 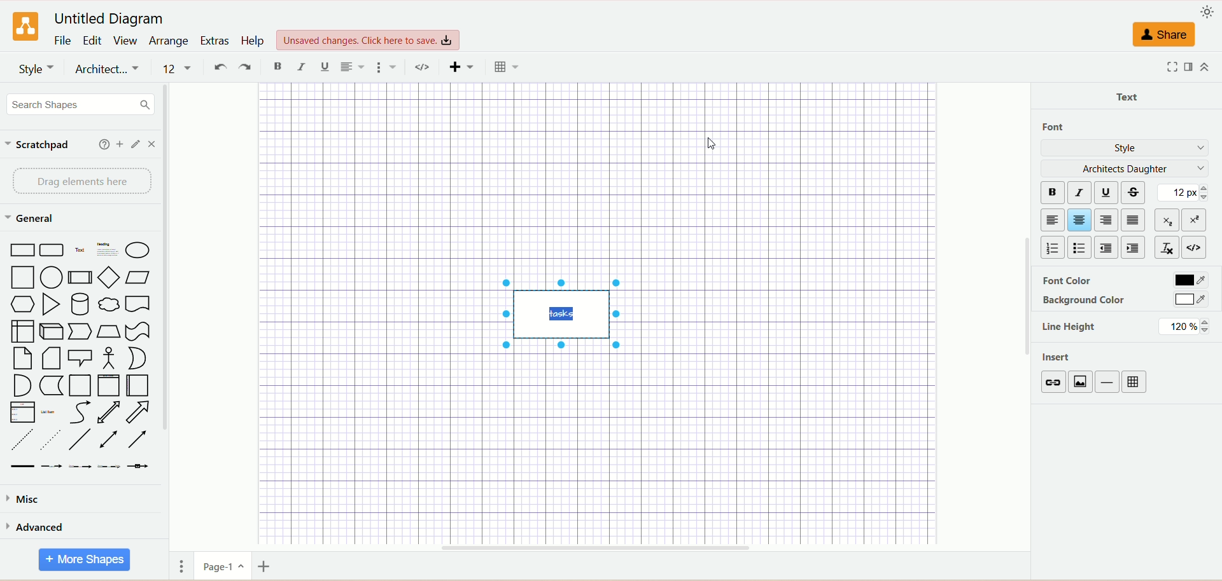 I want to click on color, so click(x=1188, y=279).